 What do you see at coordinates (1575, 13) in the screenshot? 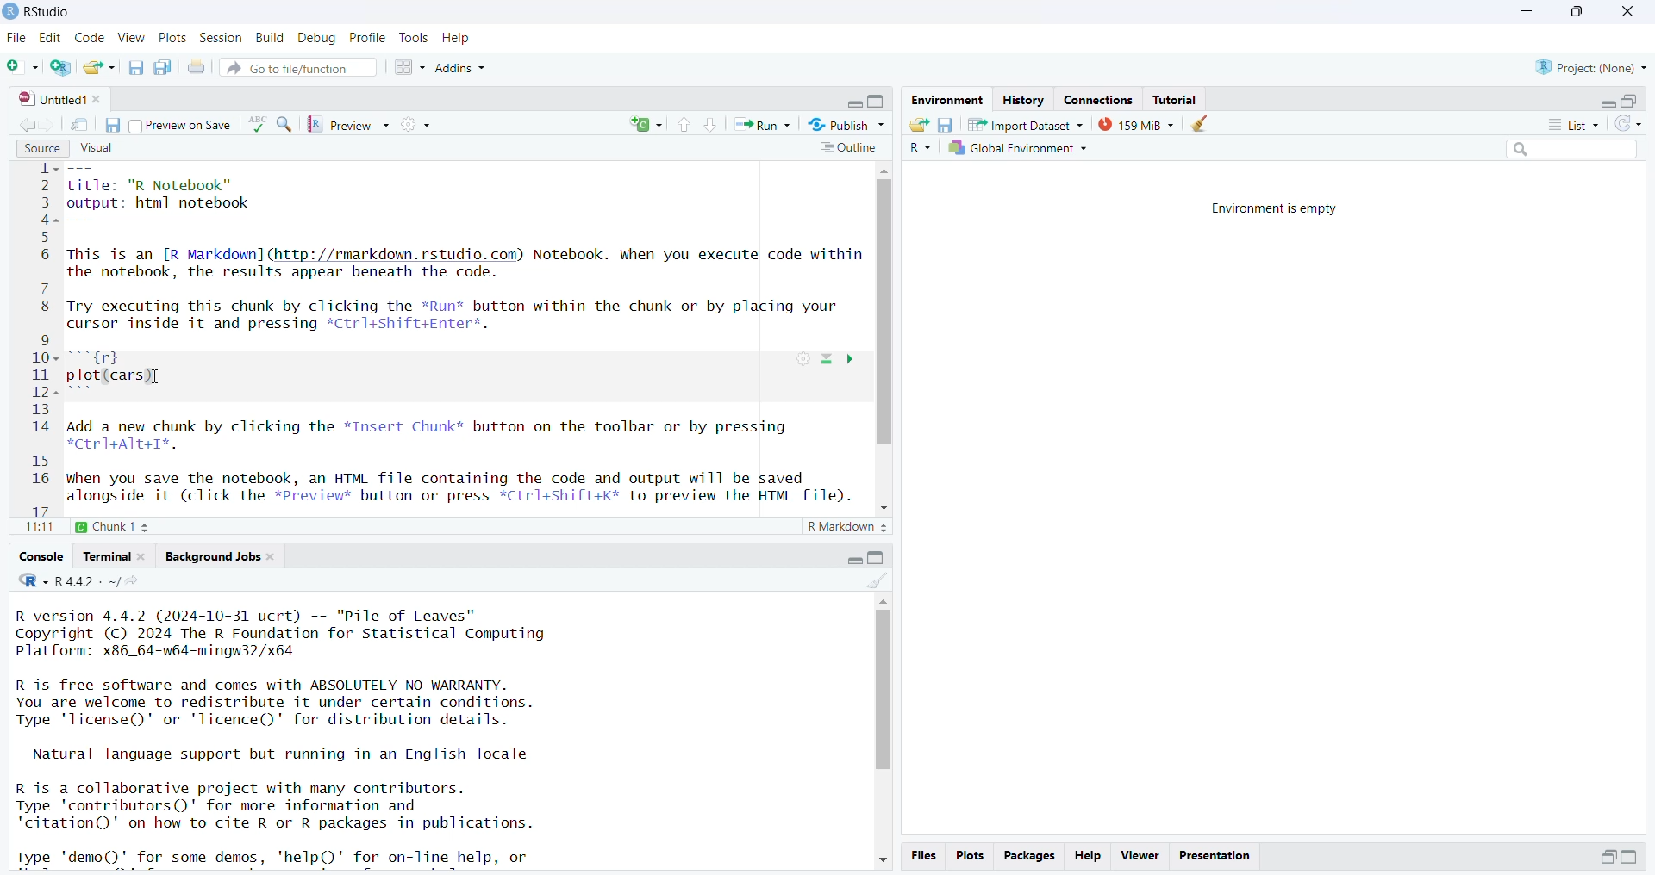
I see `maximize` at bounding box center [1575, 13].